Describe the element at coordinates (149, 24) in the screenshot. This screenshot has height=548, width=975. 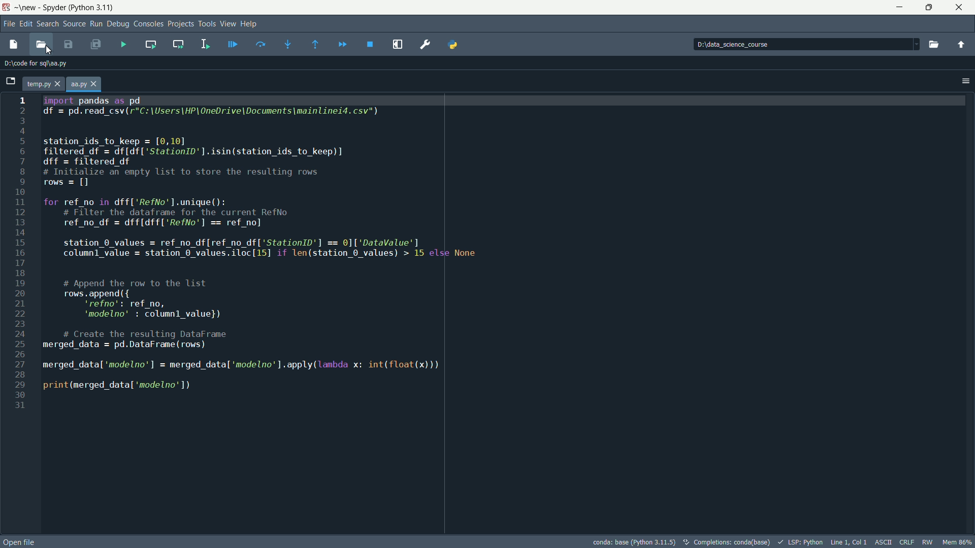
I see `Consoles menu` at that location.